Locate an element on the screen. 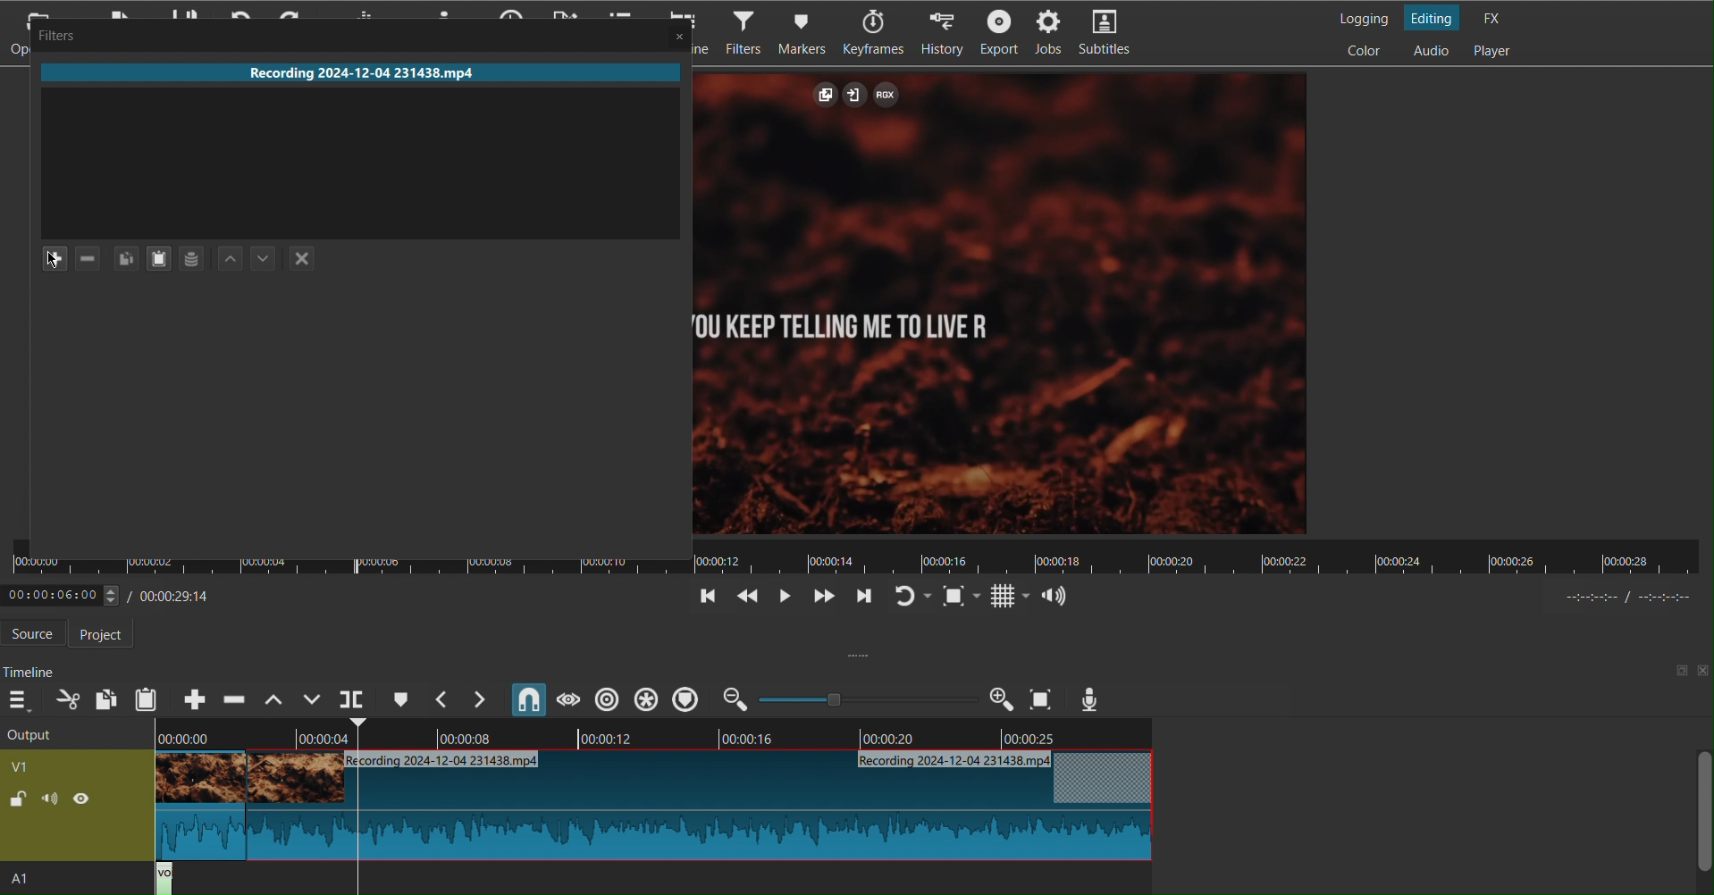 The image size is (1714, 895). Cut is located at coordinates (68, 698).